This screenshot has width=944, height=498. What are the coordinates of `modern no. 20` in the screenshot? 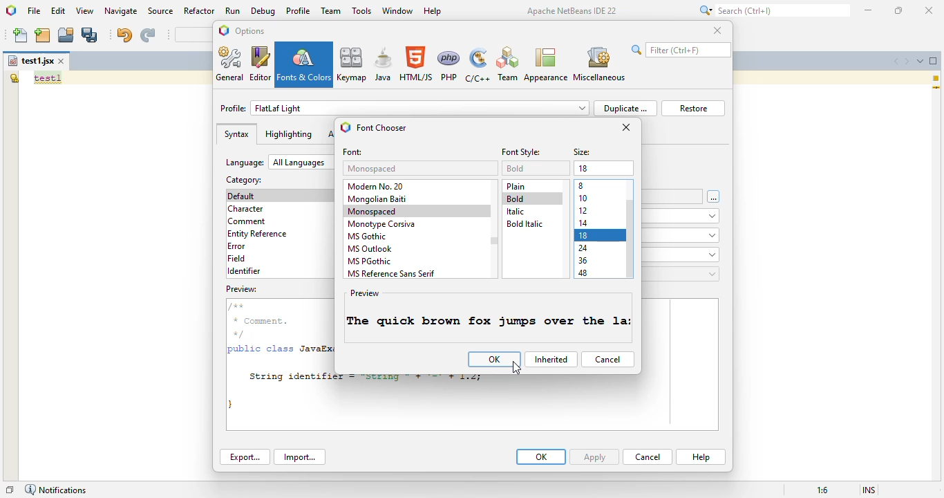 It's located at (378, 185).